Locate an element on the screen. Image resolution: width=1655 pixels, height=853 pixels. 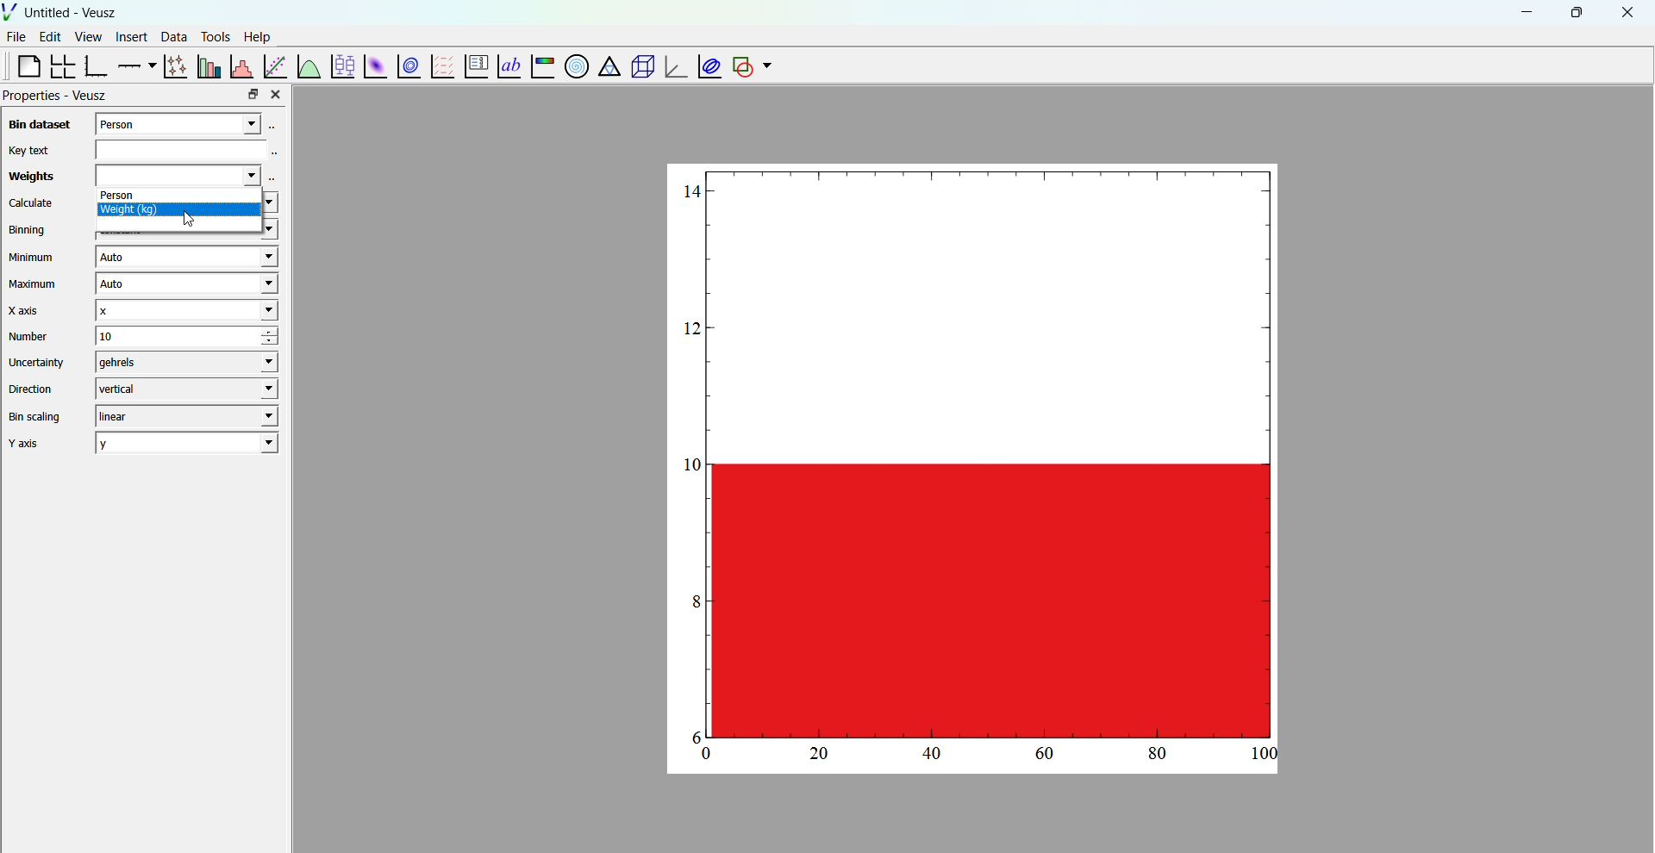
logo of Veusz is located at coordinates (10, 11).